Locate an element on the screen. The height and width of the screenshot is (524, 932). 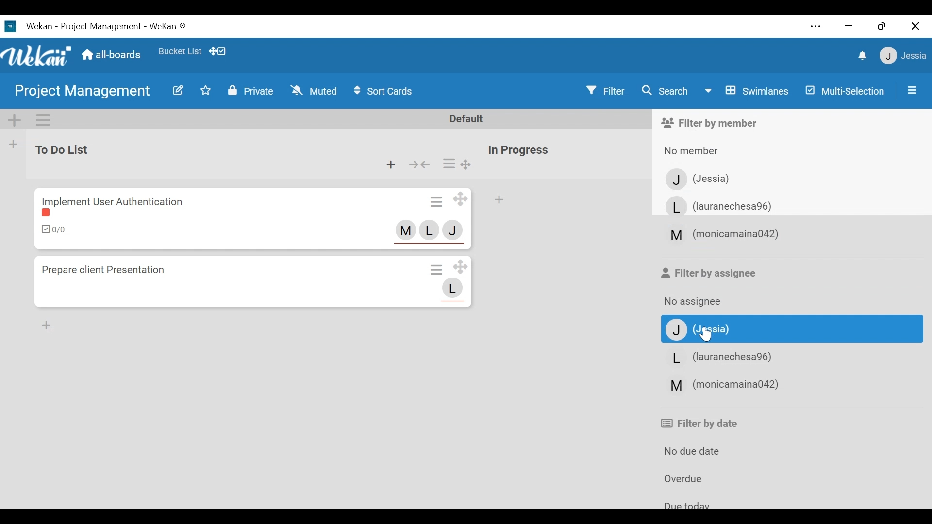
Member is located at coordinates (734, 359).